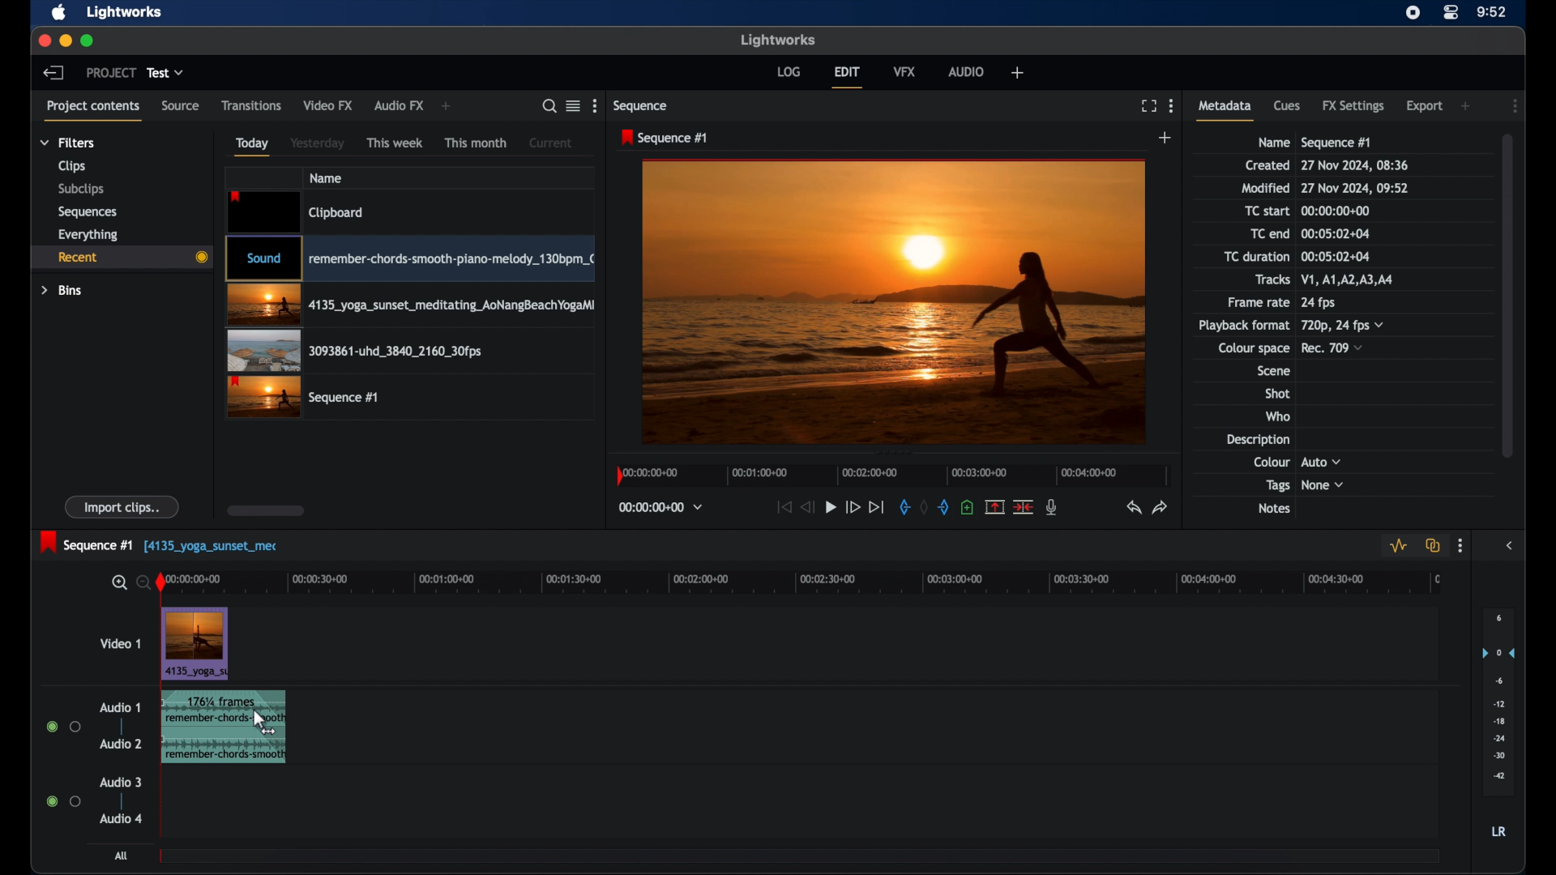 This screenshot has width=1556, height=875. I want to click on colour space, so click(1254, 348).